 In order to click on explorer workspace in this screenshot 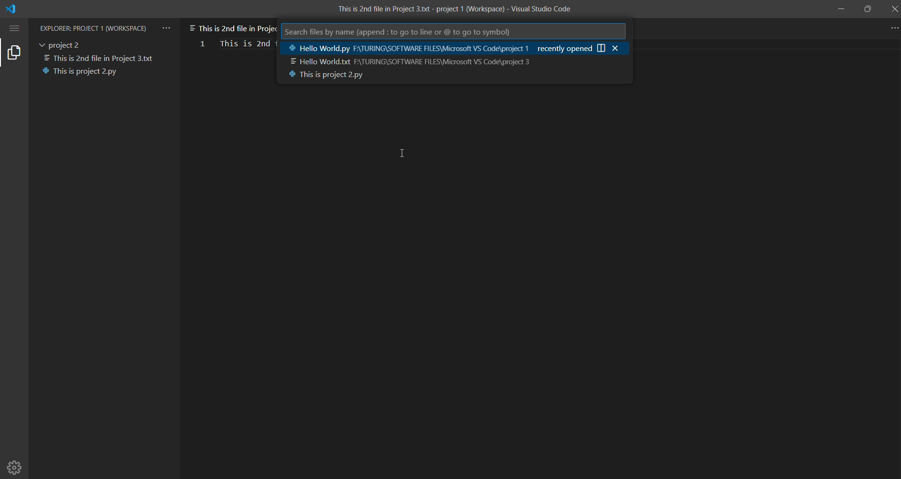, I will do `click(94, 27)`.